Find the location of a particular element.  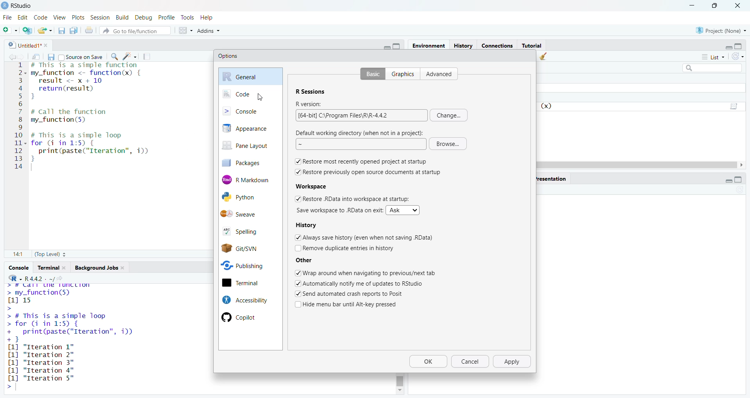

R 4.4.2 . ~/ is located at coordinates (40, 278).